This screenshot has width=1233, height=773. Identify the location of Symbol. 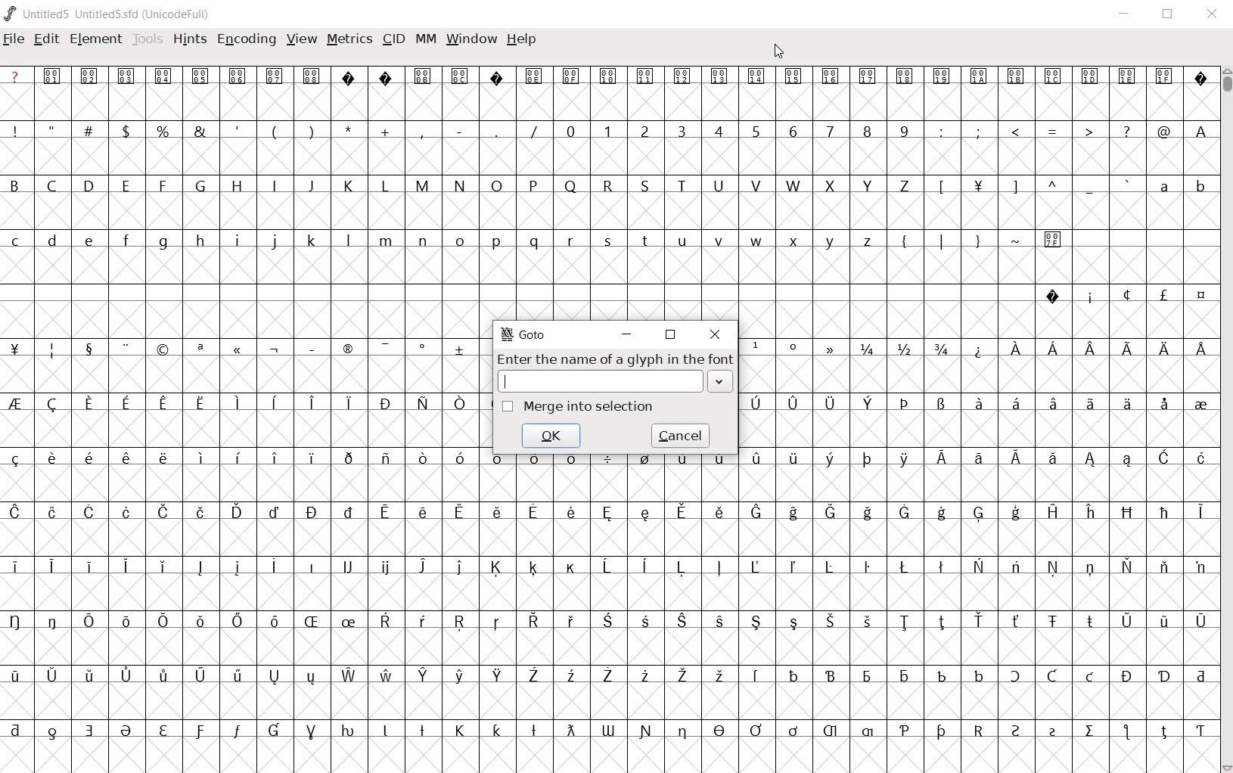
(755, 401).